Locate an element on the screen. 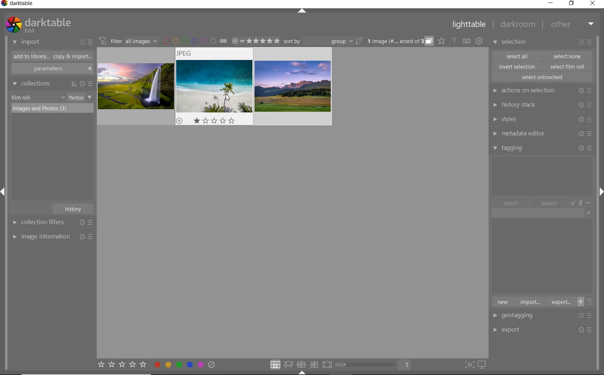 This screenshot has width=604, height=375. select one is located at coordinates (567, 56).